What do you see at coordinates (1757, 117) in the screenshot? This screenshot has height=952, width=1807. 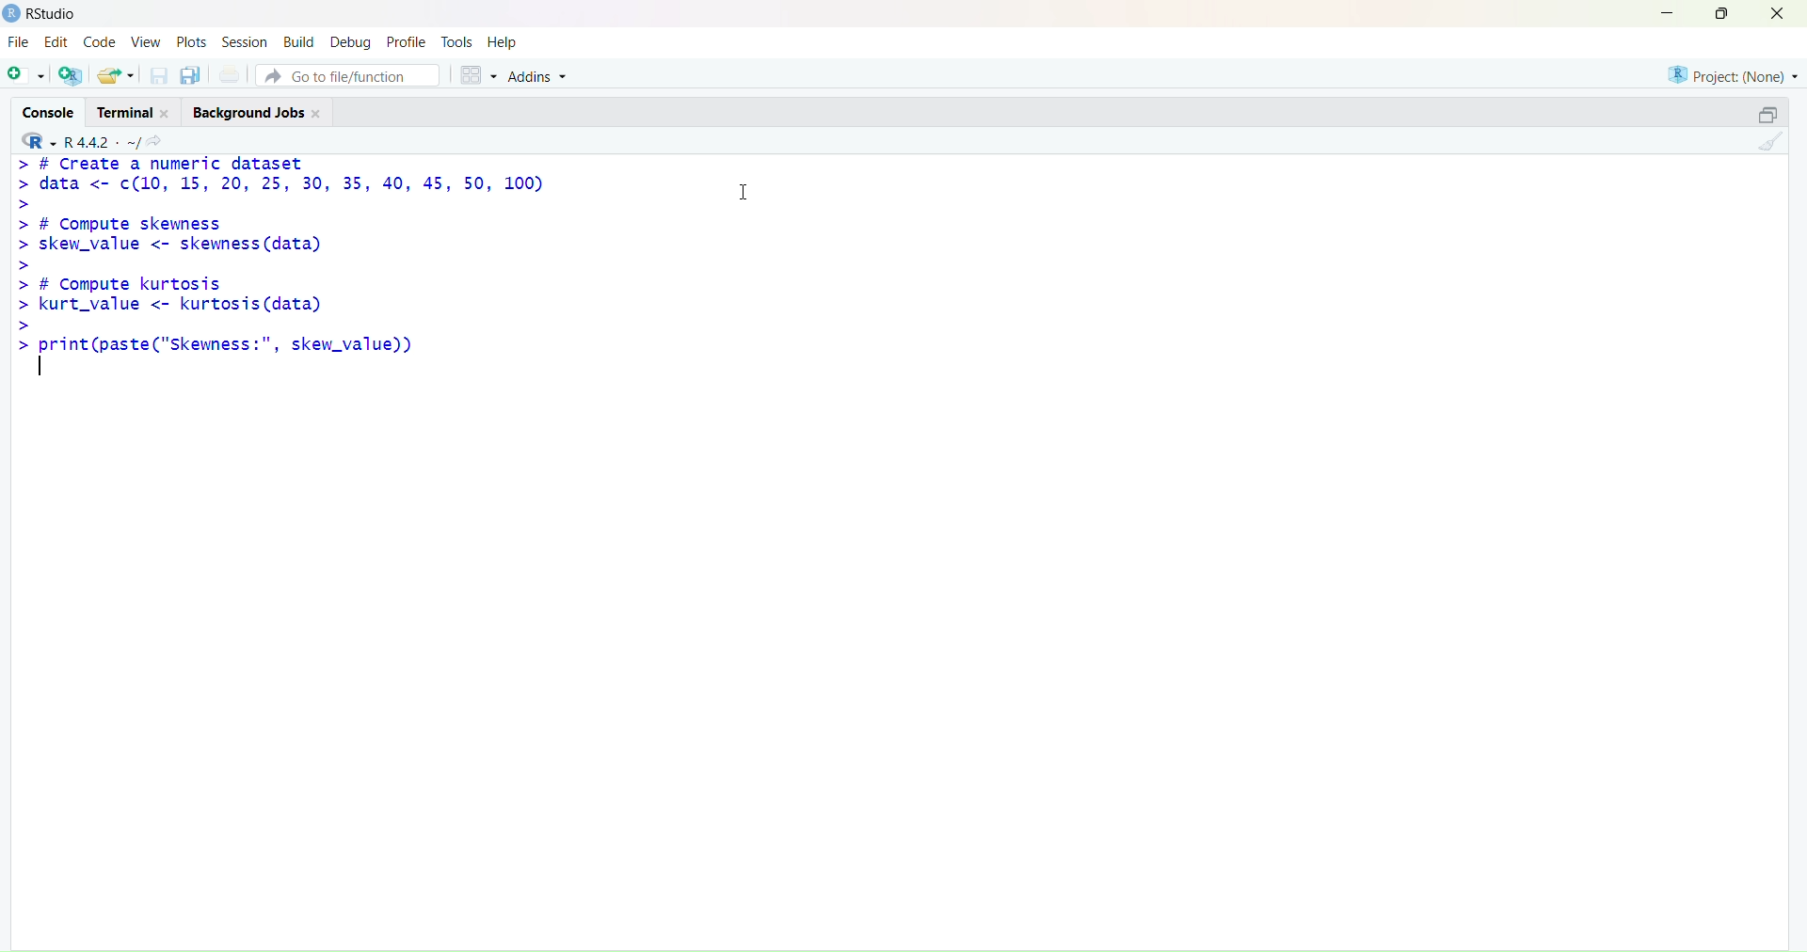 I see `Restore` at bounding box center [1757, 117].